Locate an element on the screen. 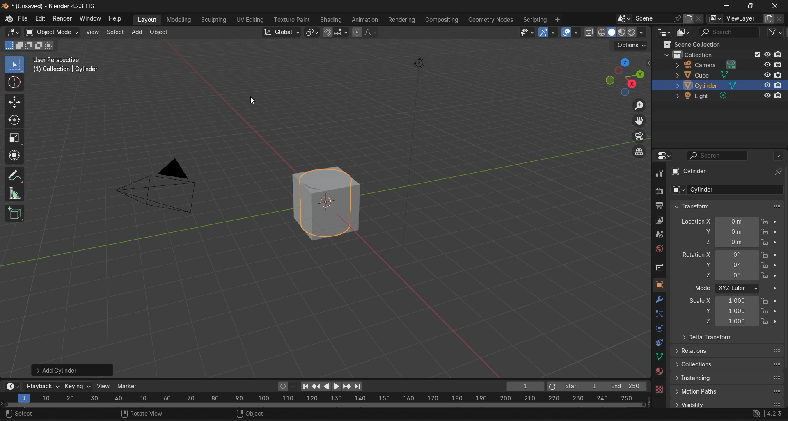 The height and width of the screenshot is (421, 788). data is located at coordinates (658, 357).